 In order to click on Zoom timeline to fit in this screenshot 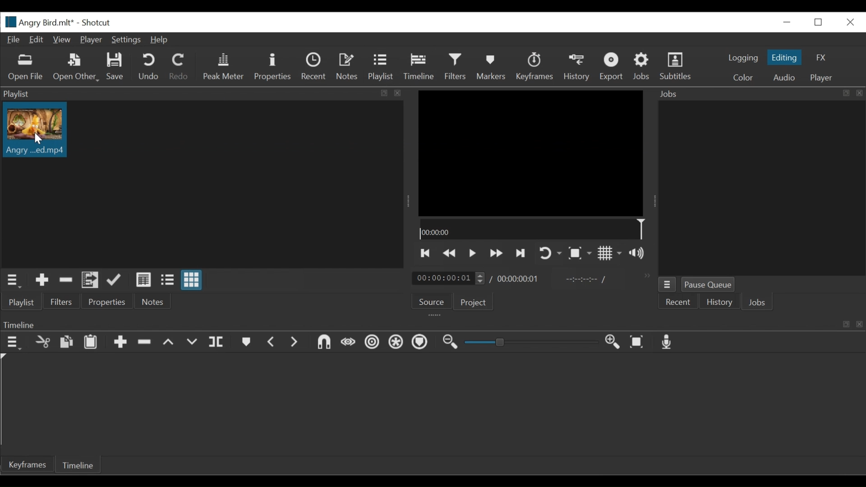, I will do `click(638, 342)`.